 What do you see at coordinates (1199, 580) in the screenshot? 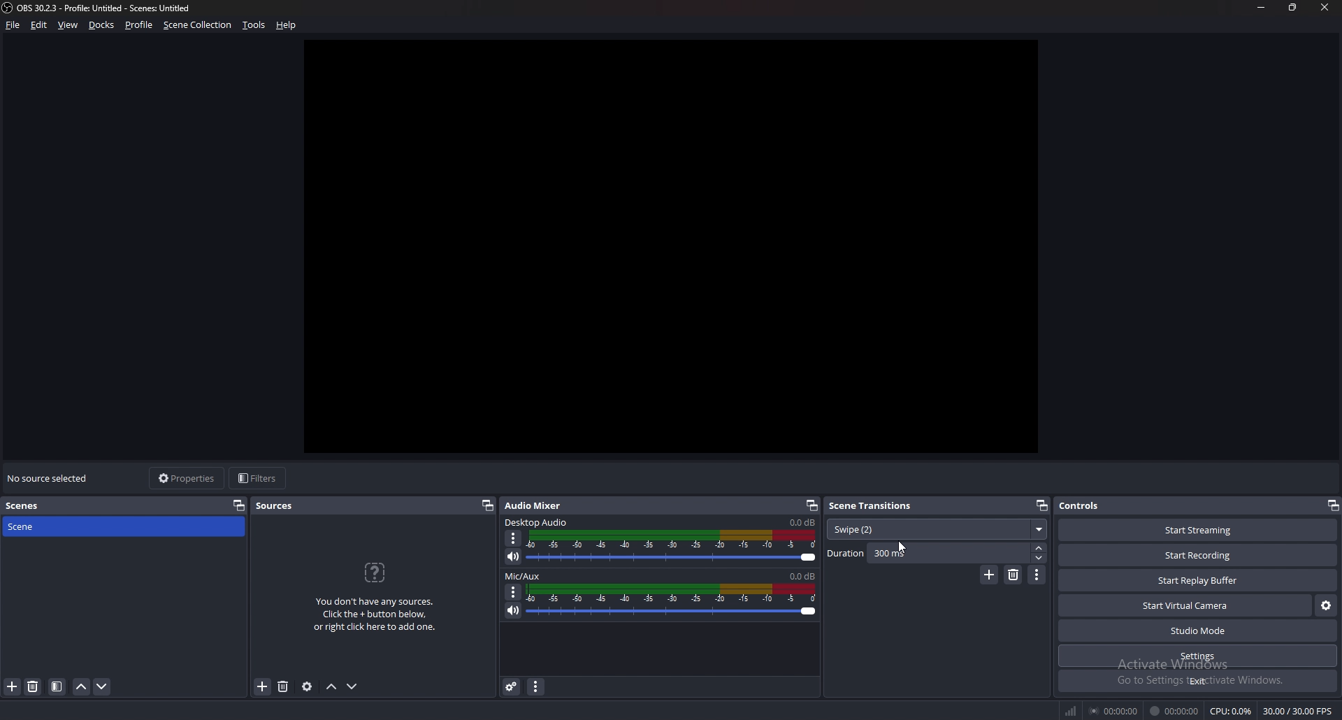
I see `start replay buffer` at bounding box center [1199, 580].